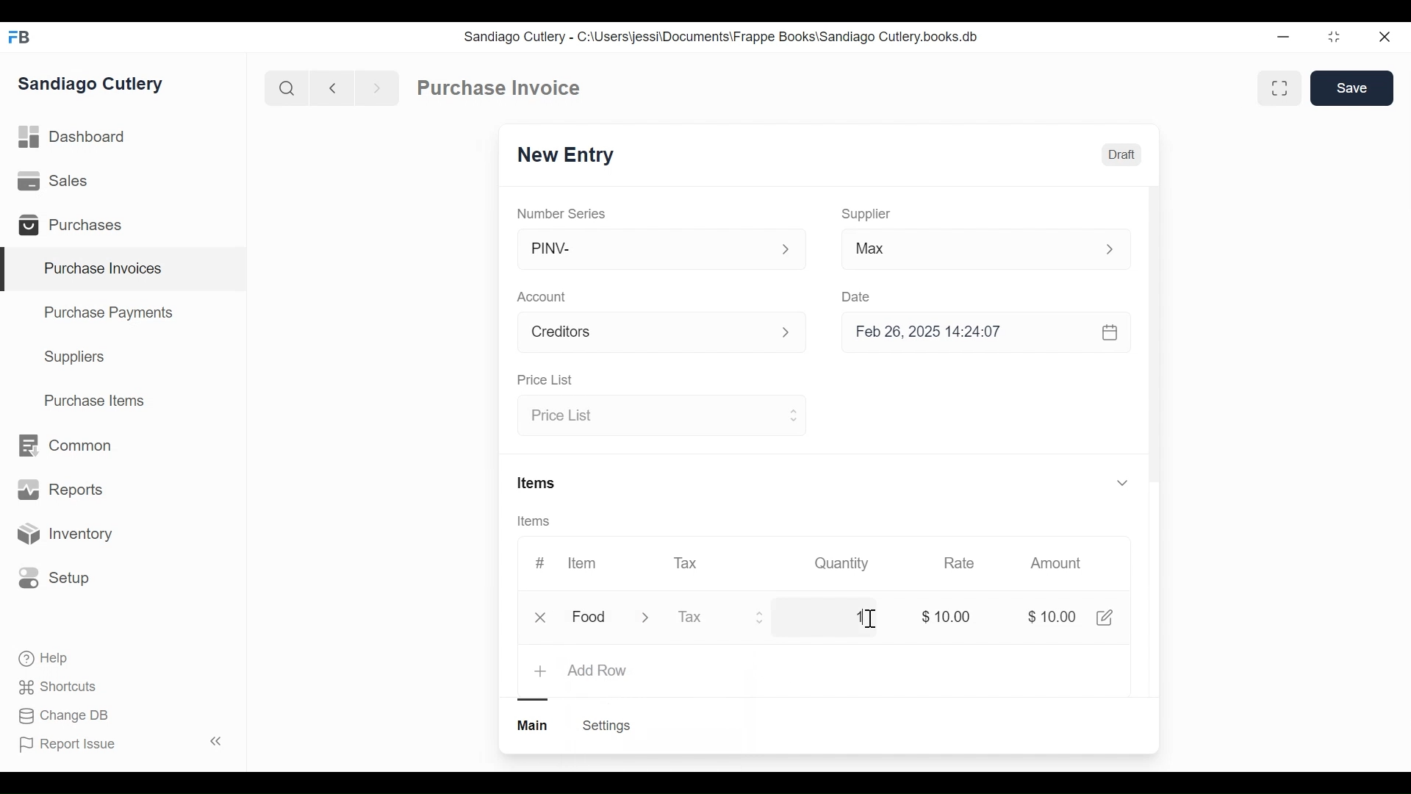  What do you see at coordinates (287, 87) in the screenshot?
I see `Search` at bounding box center [287, 87].